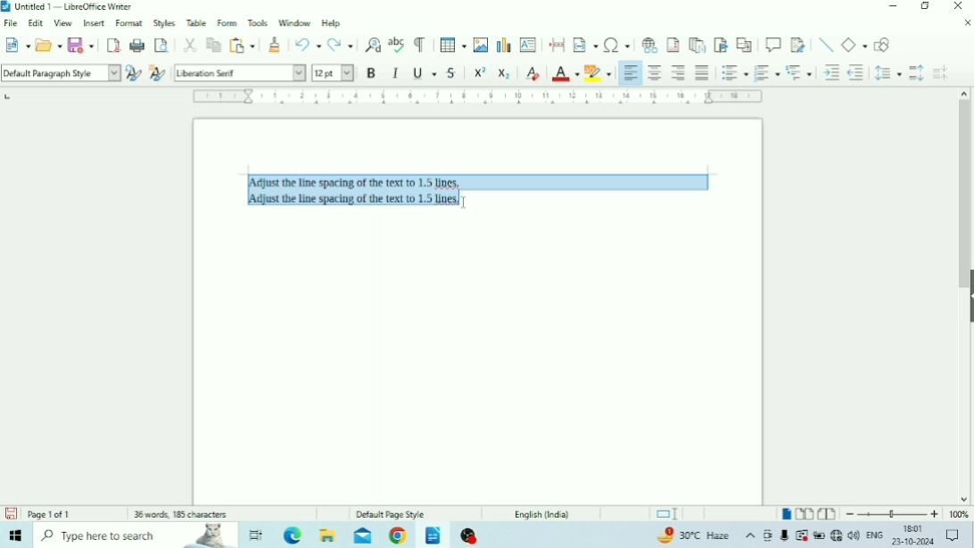 The image size is (974, 548). What do you see at coordinates (74, 6) in the screenshot?
I see `Title` at bounding box center [74, 6].